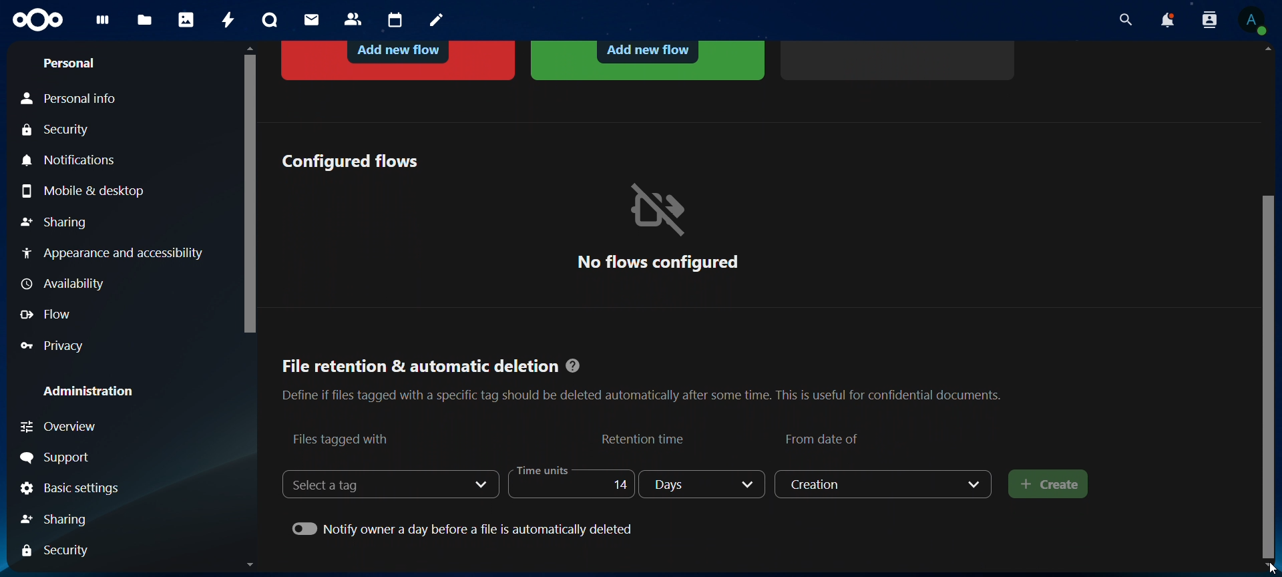 This screenshot has height=577, width=1282. I want to click on sharing, so click(54, 224).